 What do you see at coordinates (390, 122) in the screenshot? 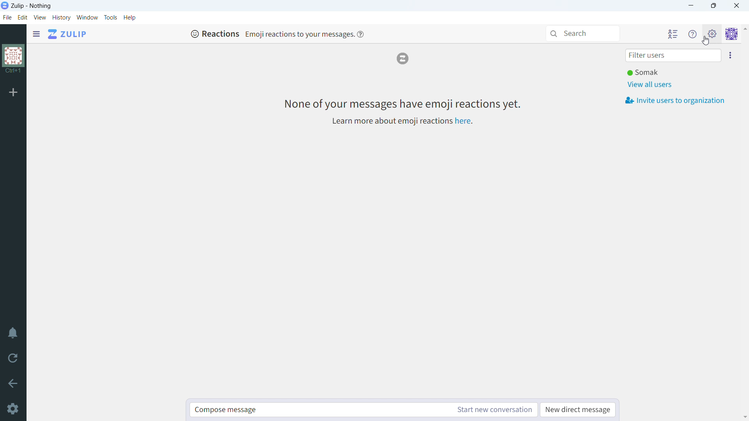
I see `Learn more about emoji reactions` at bounding box center [390, 122].